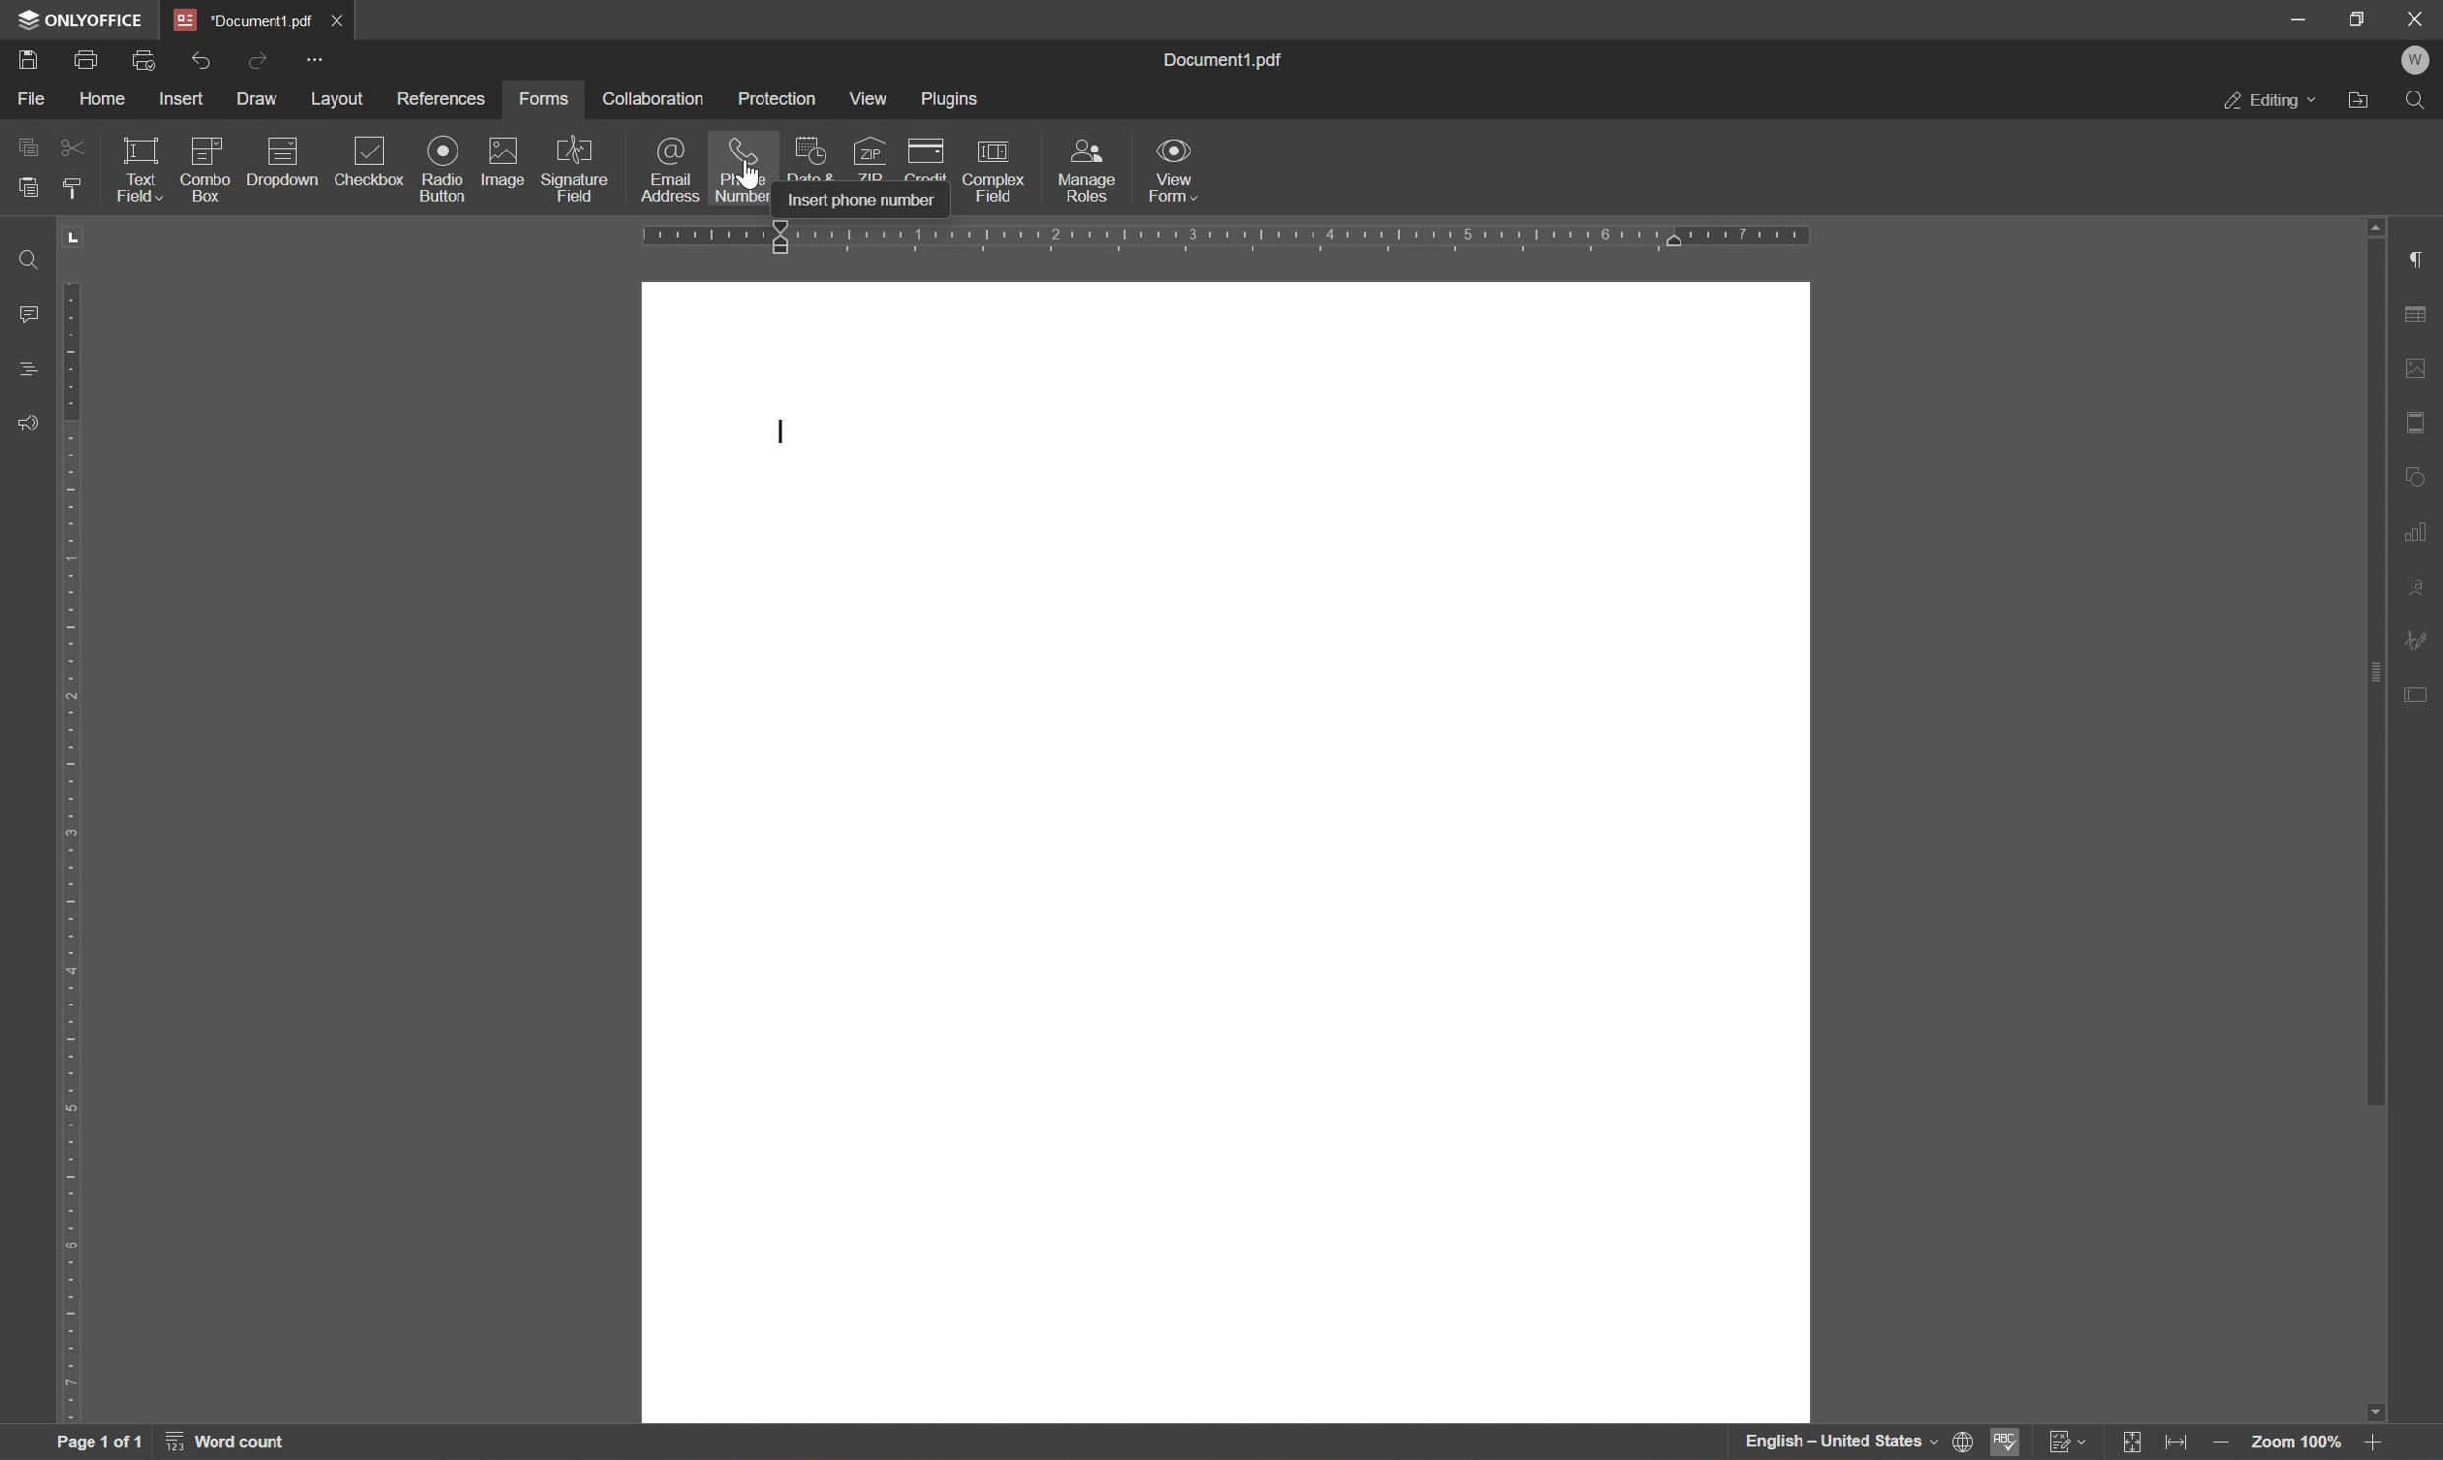  Describe the element at coordinates (578, 168) in the screenshot. I see `signature field` at that location.